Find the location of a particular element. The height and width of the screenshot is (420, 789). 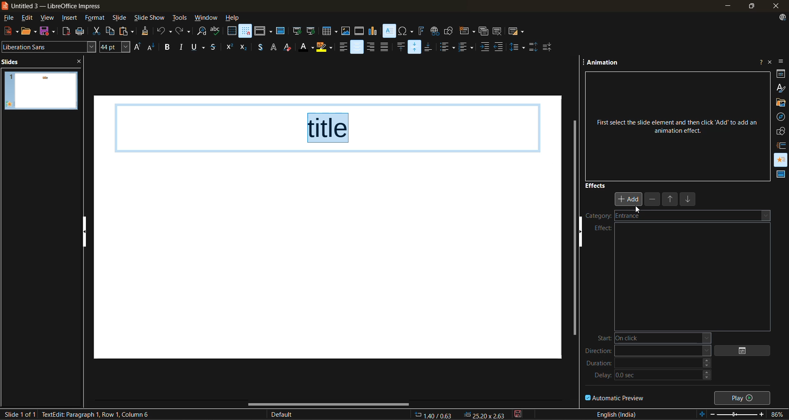

zoom slider is located at coordinates (740, 415).